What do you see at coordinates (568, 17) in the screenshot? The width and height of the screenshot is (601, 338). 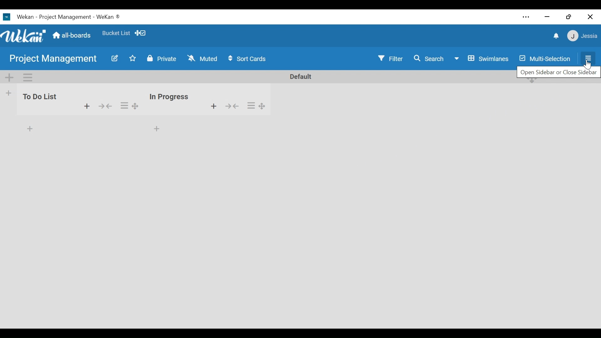 I see `restore` at bounding box center [568, 17].